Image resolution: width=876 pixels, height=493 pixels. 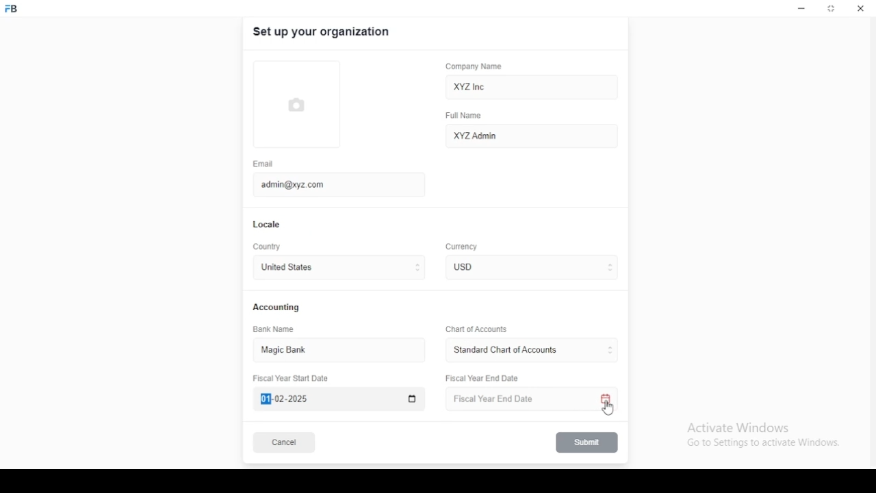 What do you see at coordinates (528, 399) in the screenshot?
I see `Fiscal Year End Date` at bounding box center [528, 399].